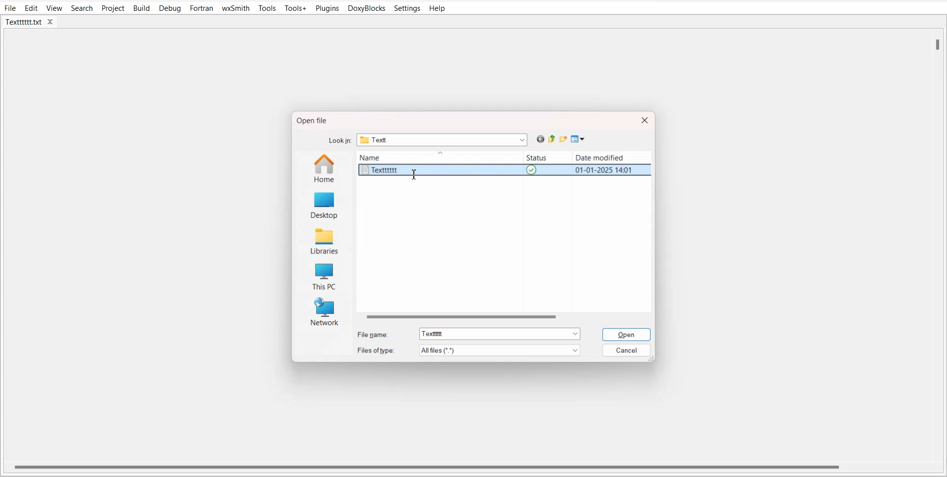 This screenshot has height=477, width=947. What do you see at coordinates (553, 139) in the screenshot?
I see `Up one level` at bounding box center [553, 139].